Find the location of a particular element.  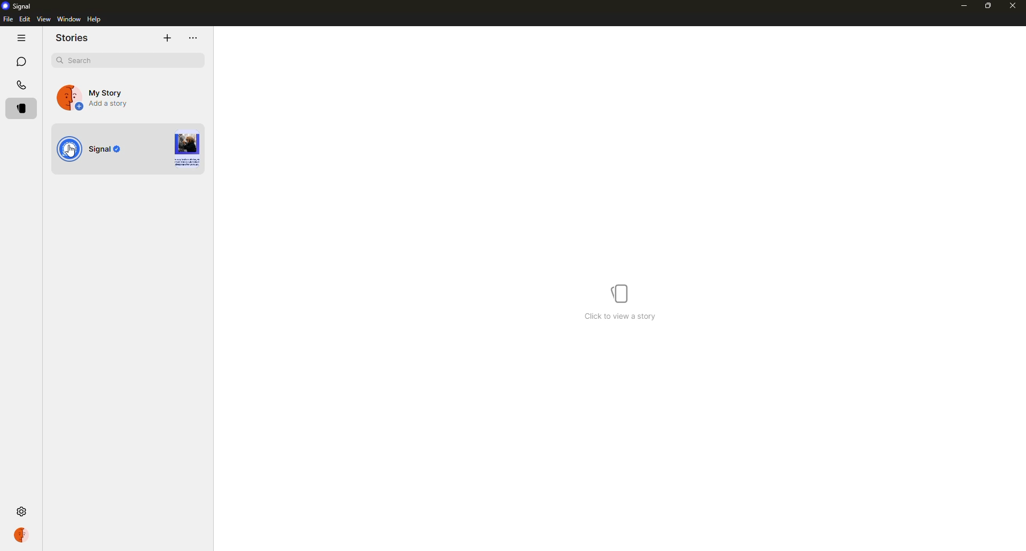

close is located at coordinates (1013, 5).